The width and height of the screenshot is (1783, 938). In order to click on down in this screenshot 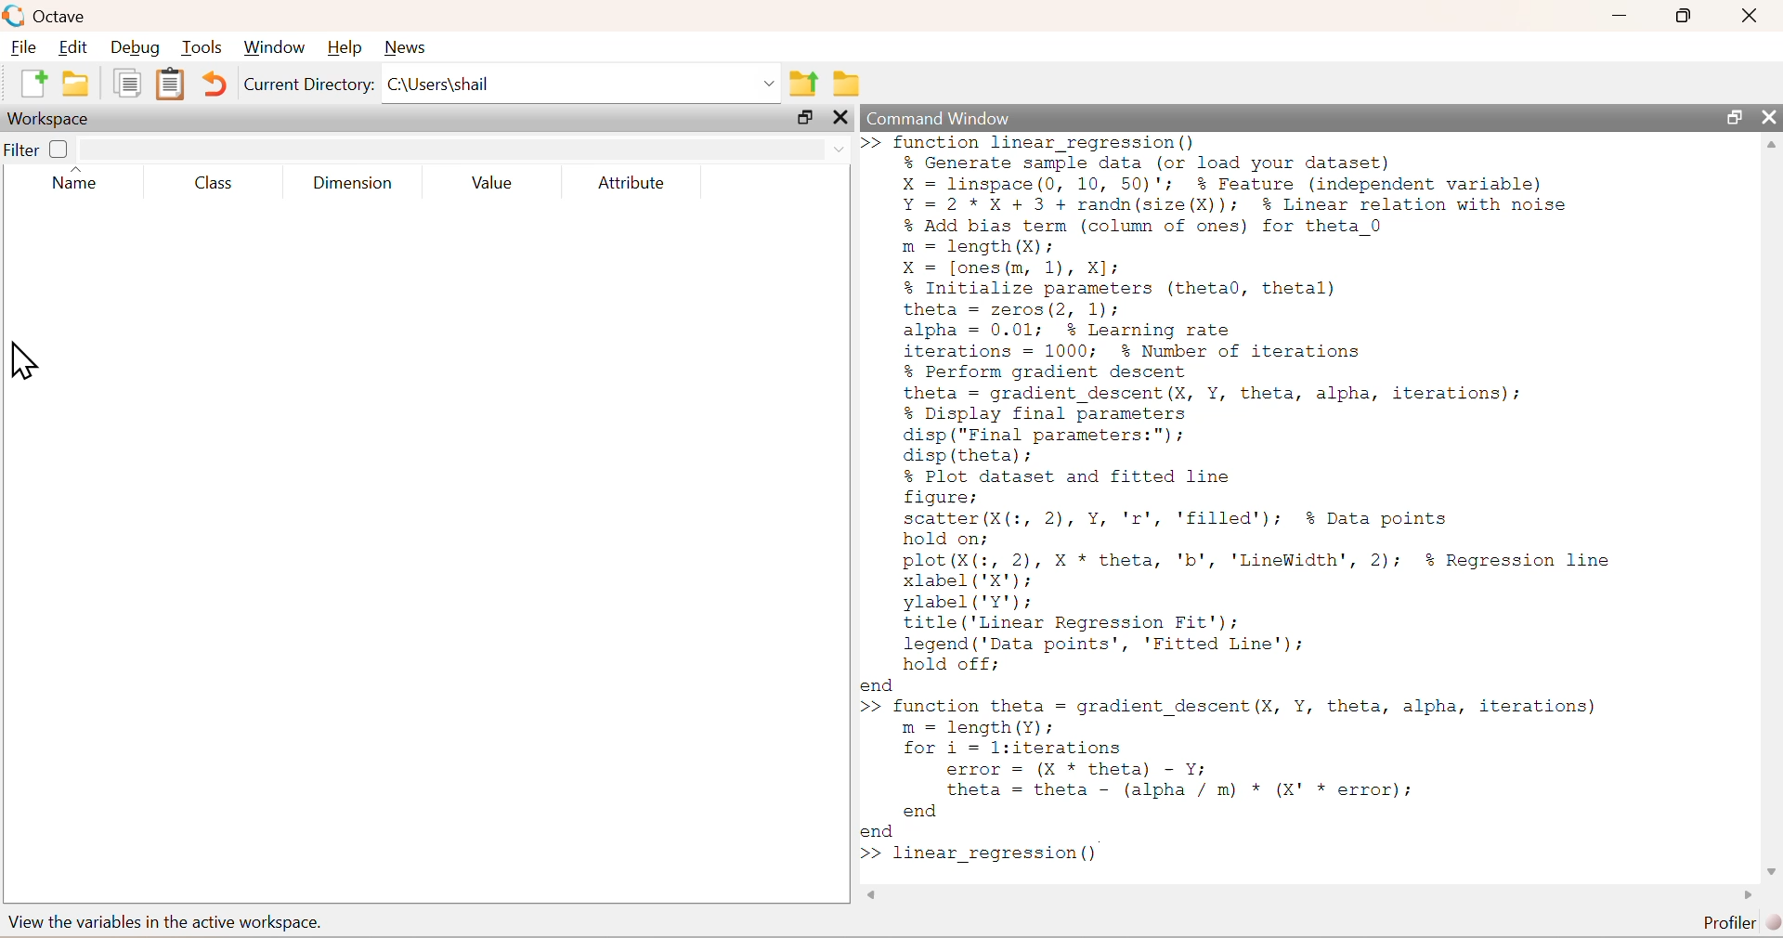, I will do `click(839, 150)`.